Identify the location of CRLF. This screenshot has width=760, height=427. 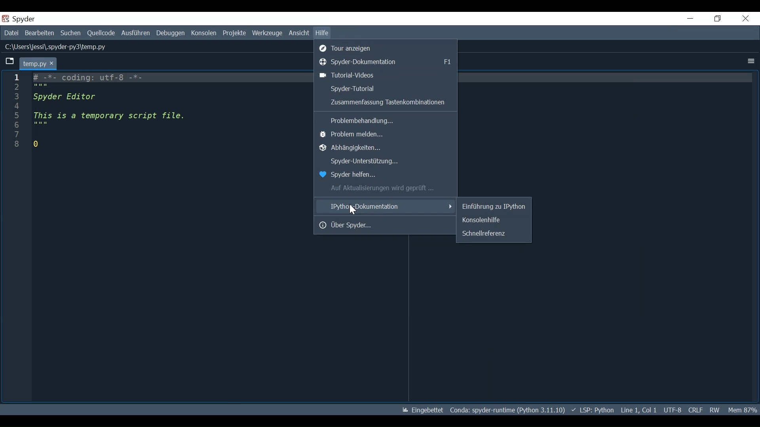
(695, 410).